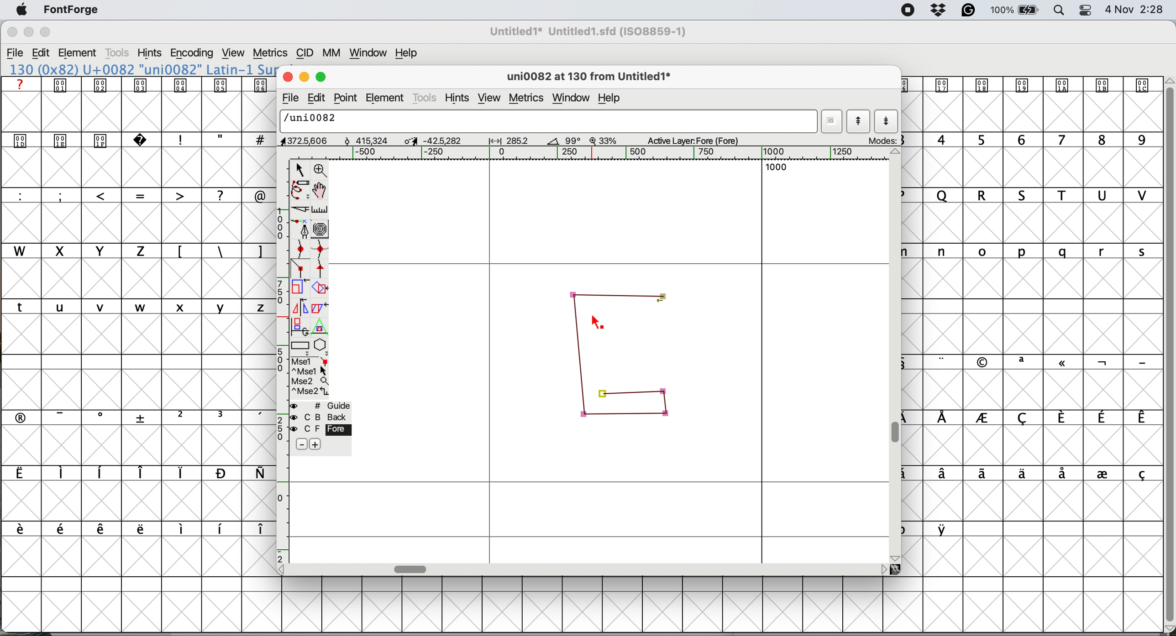 This screenshot has height=636, width=1176. I want to click on selector, so click(299, 171).